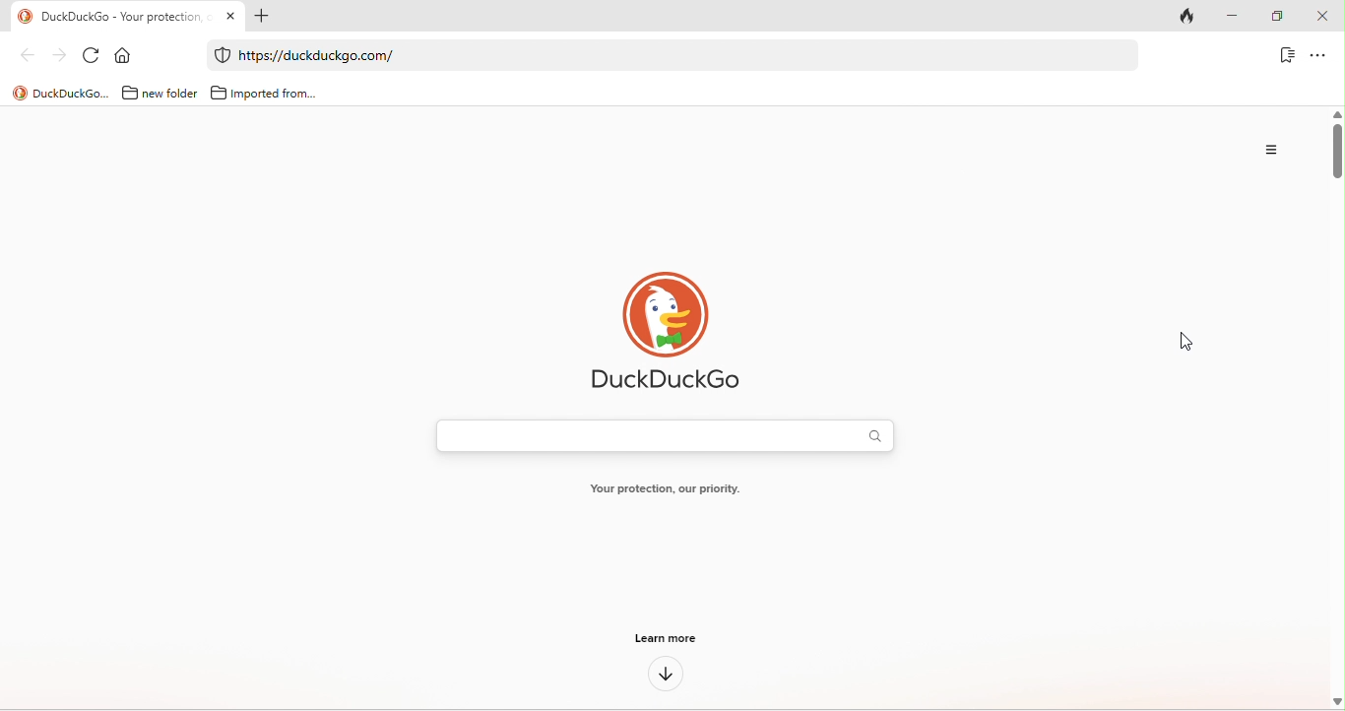 This screenshot has width=1345, height=711. What do you see at coordinates (120, 15) in the screenshot?
I see `Duckduckgo-your protection` at bounding box center [120, 15].